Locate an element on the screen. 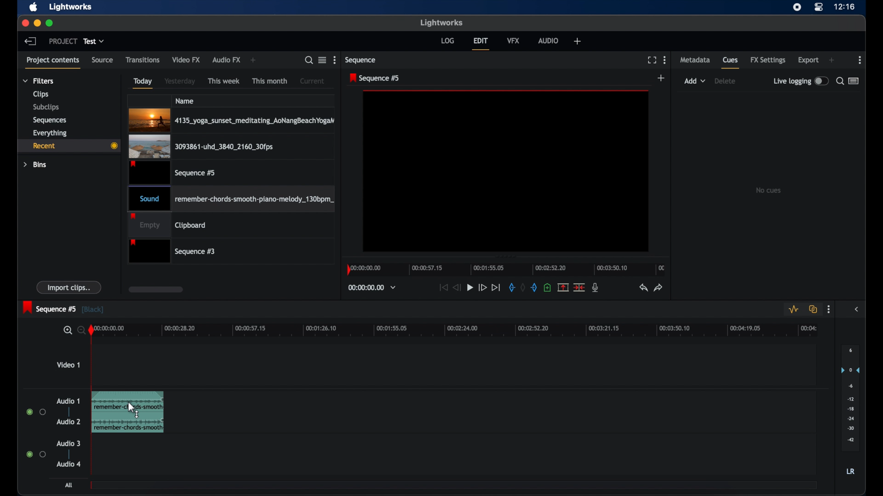  subclips is located at coordinates (47, 107).